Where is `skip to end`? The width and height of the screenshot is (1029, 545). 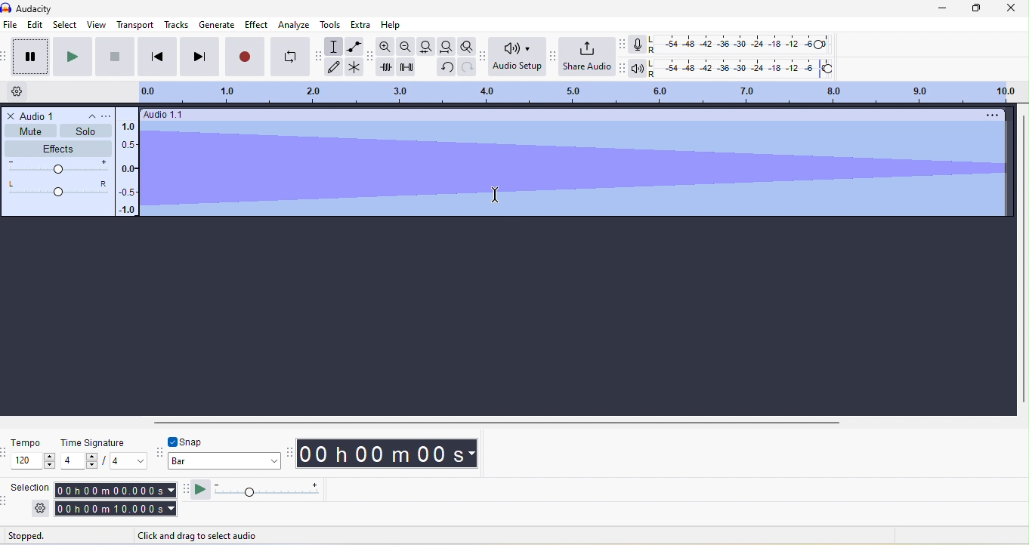
skip to end is located at coordinates (199, 57).